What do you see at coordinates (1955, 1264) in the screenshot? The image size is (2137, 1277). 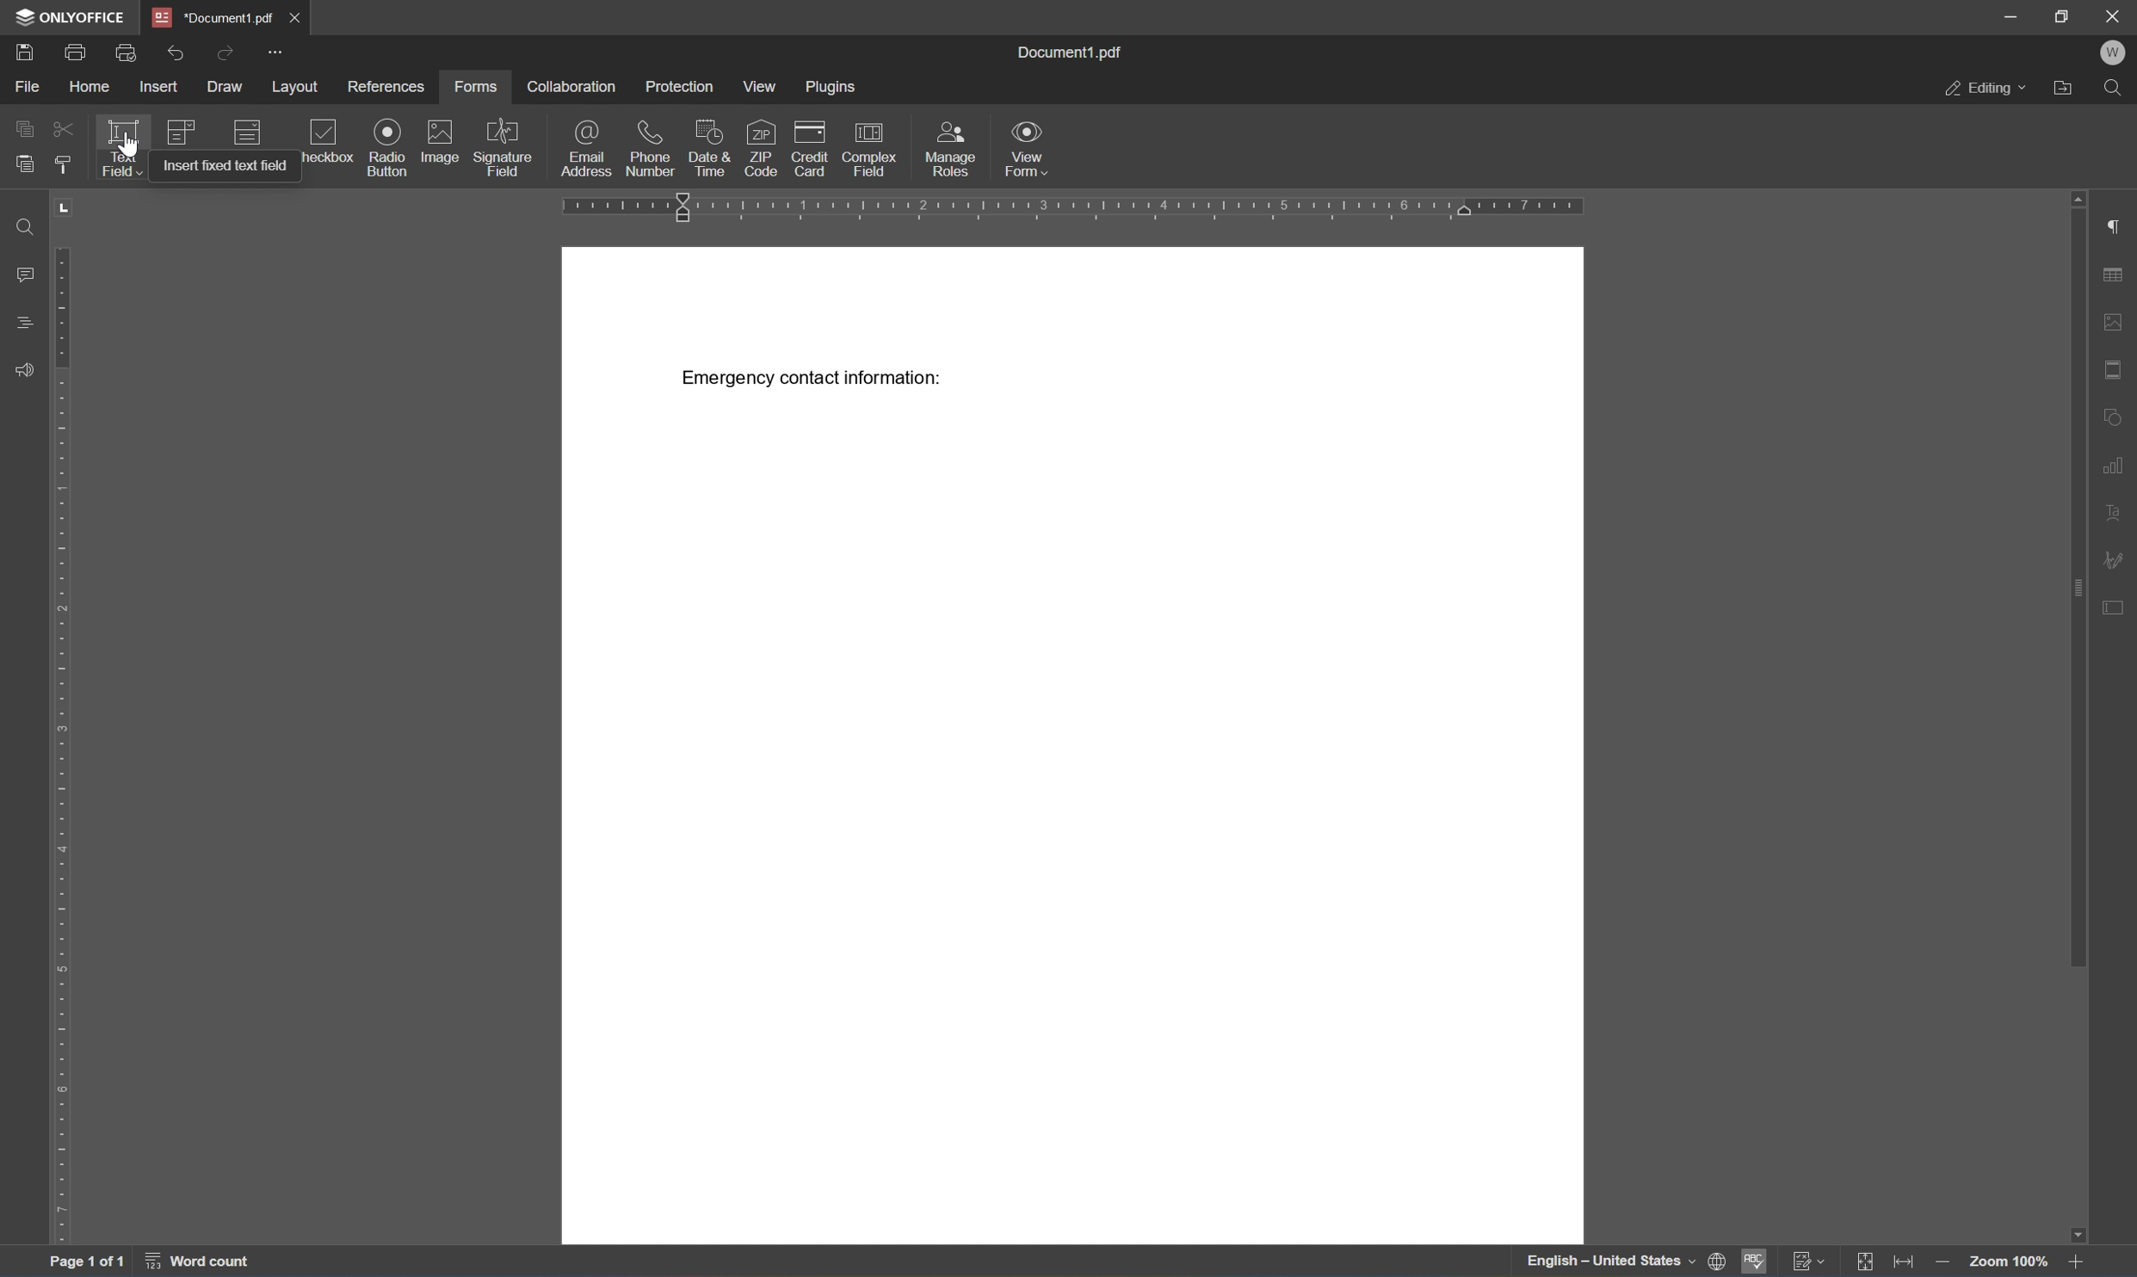 I see `zoom out` at bounding box center [1955, 1264].